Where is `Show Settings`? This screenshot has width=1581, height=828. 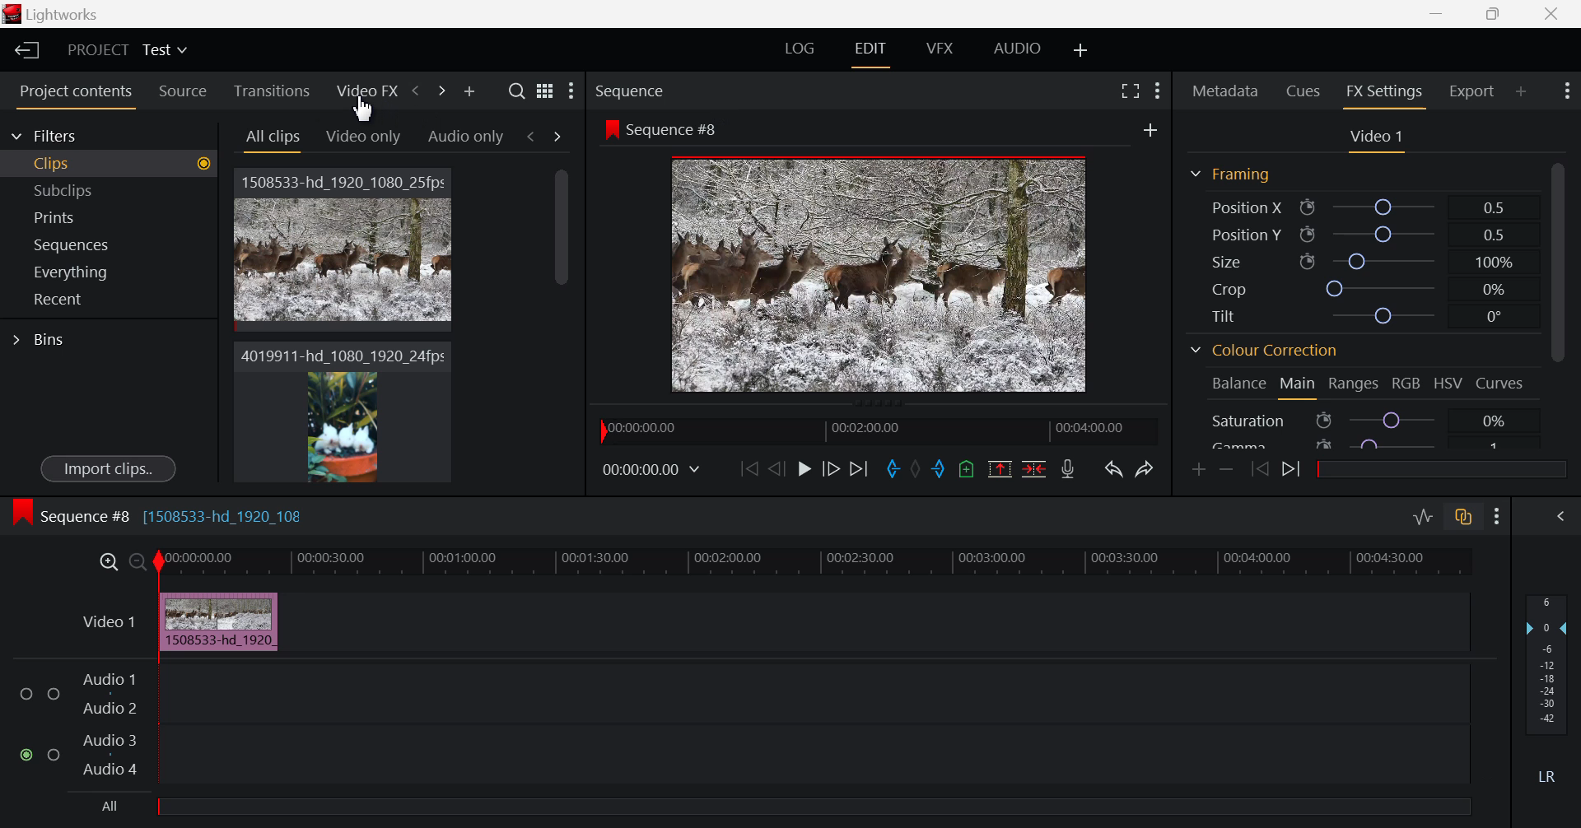
Show Settings is located at coordinates (1498, 516).